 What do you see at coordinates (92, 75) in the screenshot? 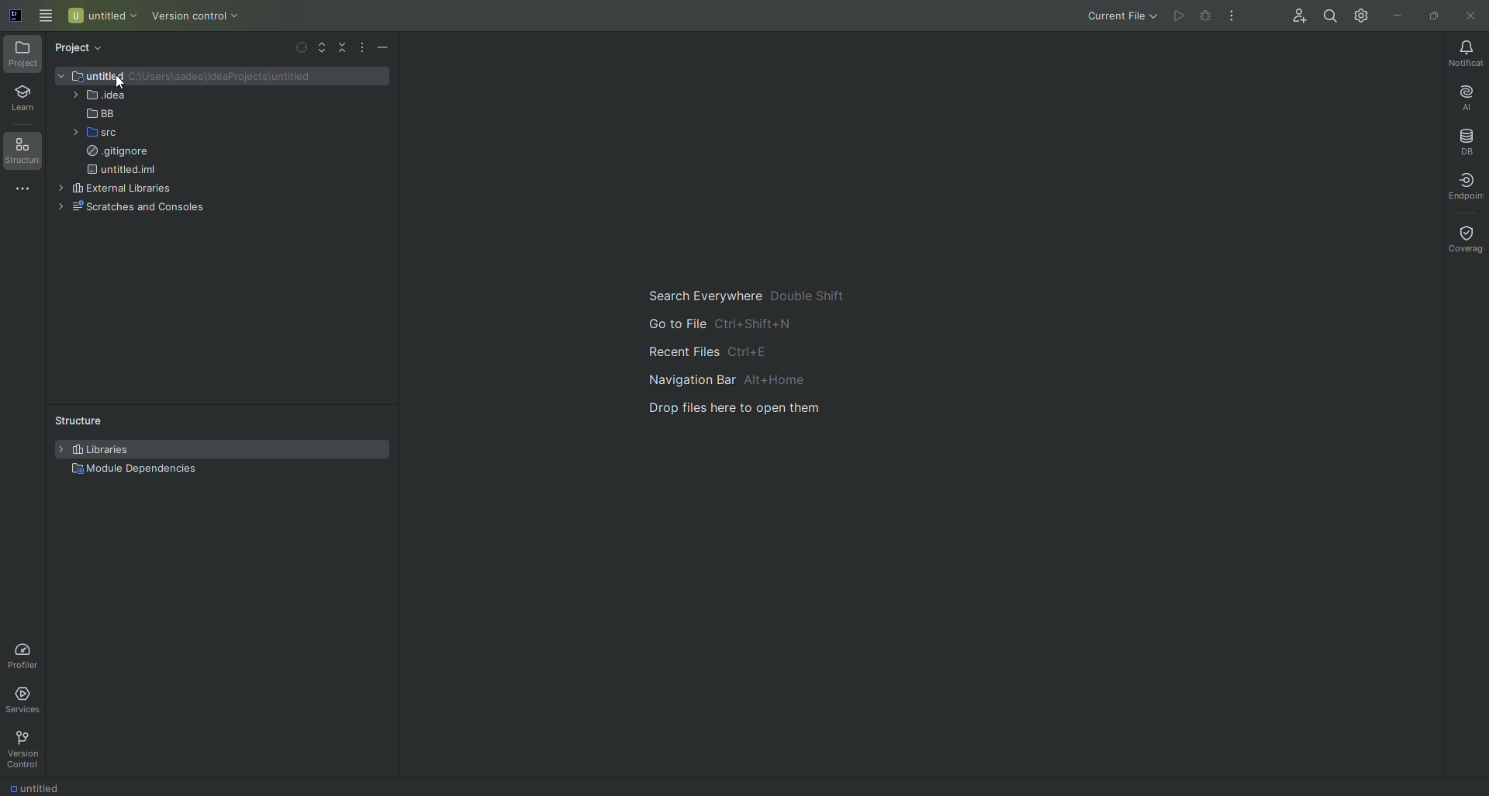
I see `Untitled` at bounding box center [92, 75].